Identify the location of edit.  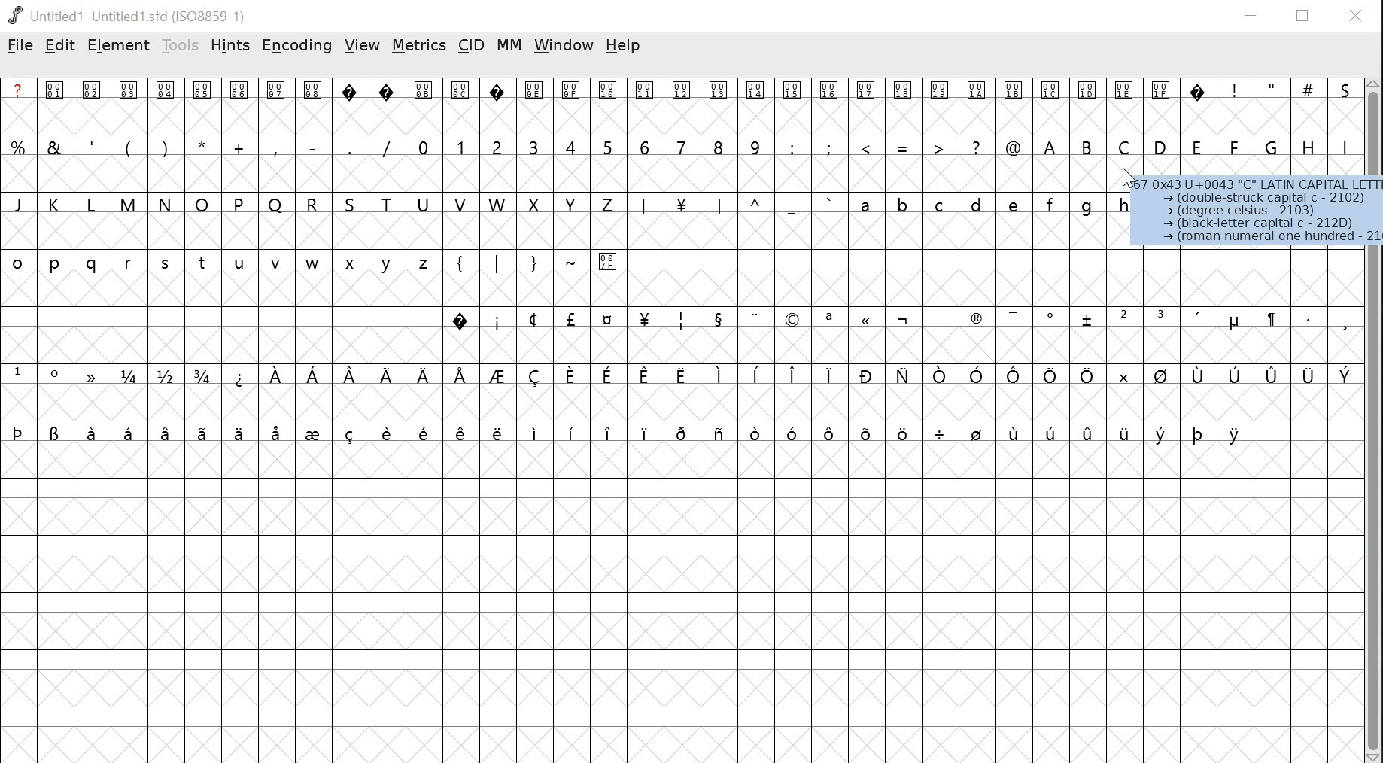
(59, 45).